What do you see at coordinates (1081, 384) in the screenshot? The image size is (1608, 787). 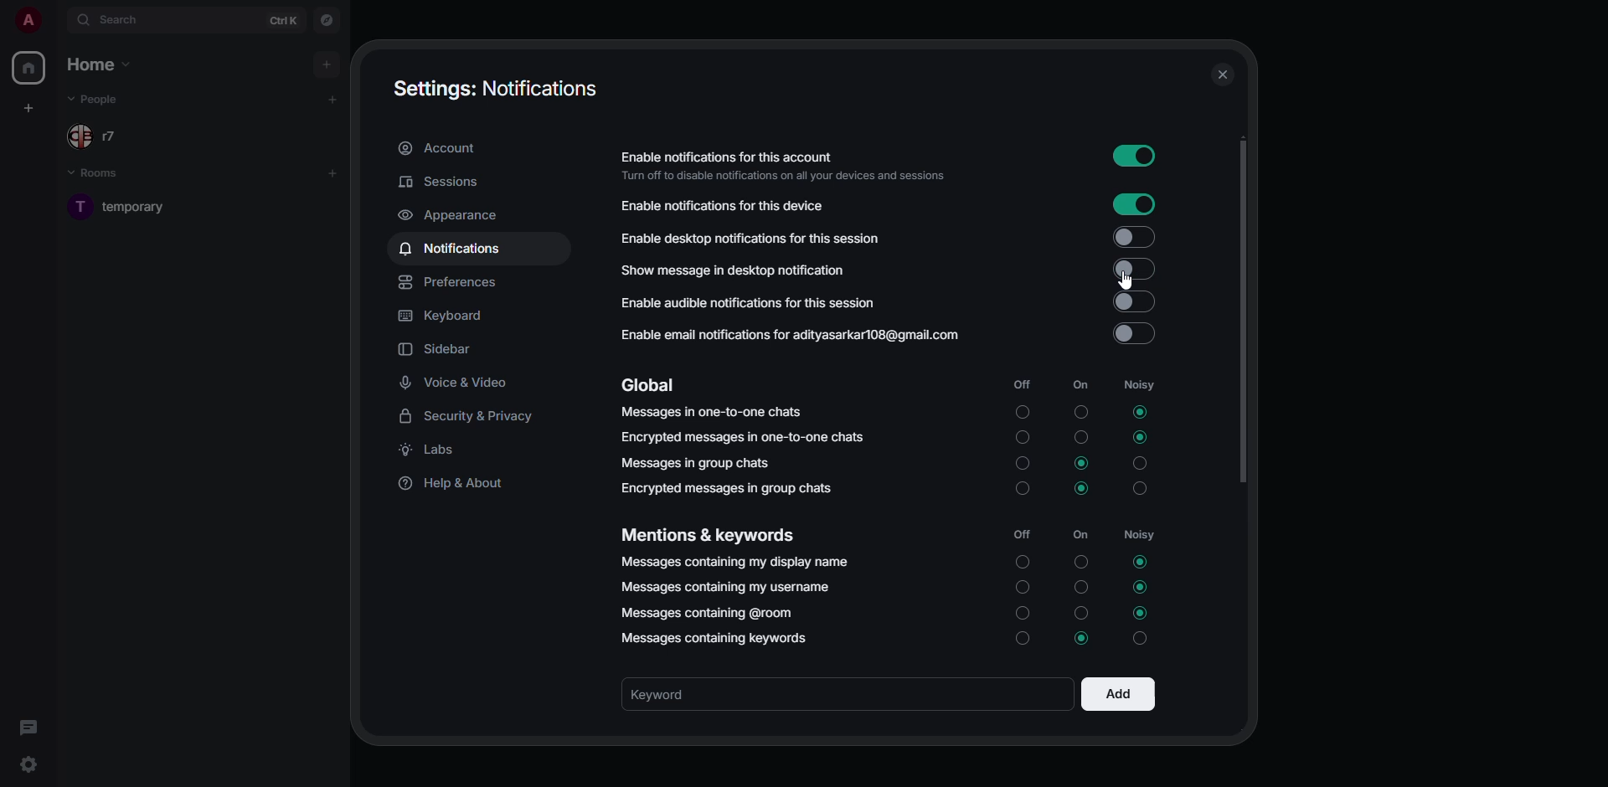 I see `on` at bounding box center [1081, 384].